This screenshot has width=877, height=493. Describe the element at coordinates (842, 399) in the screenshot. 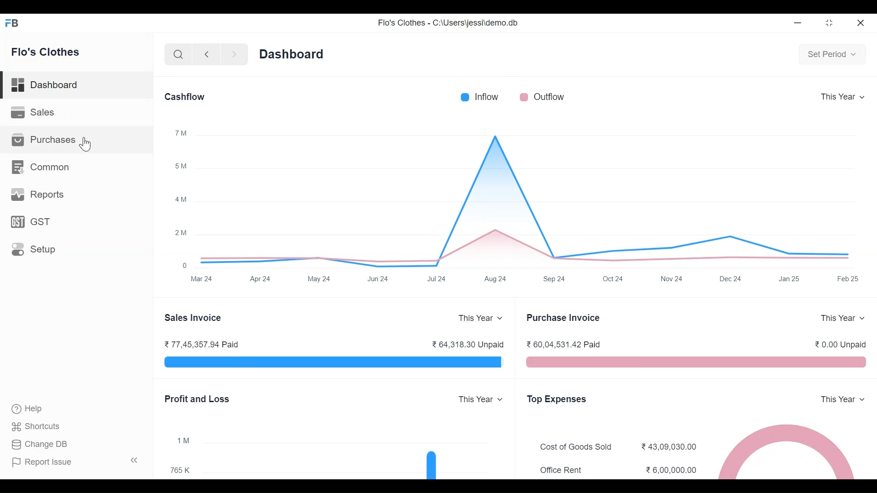

I see `This Year` at that location.